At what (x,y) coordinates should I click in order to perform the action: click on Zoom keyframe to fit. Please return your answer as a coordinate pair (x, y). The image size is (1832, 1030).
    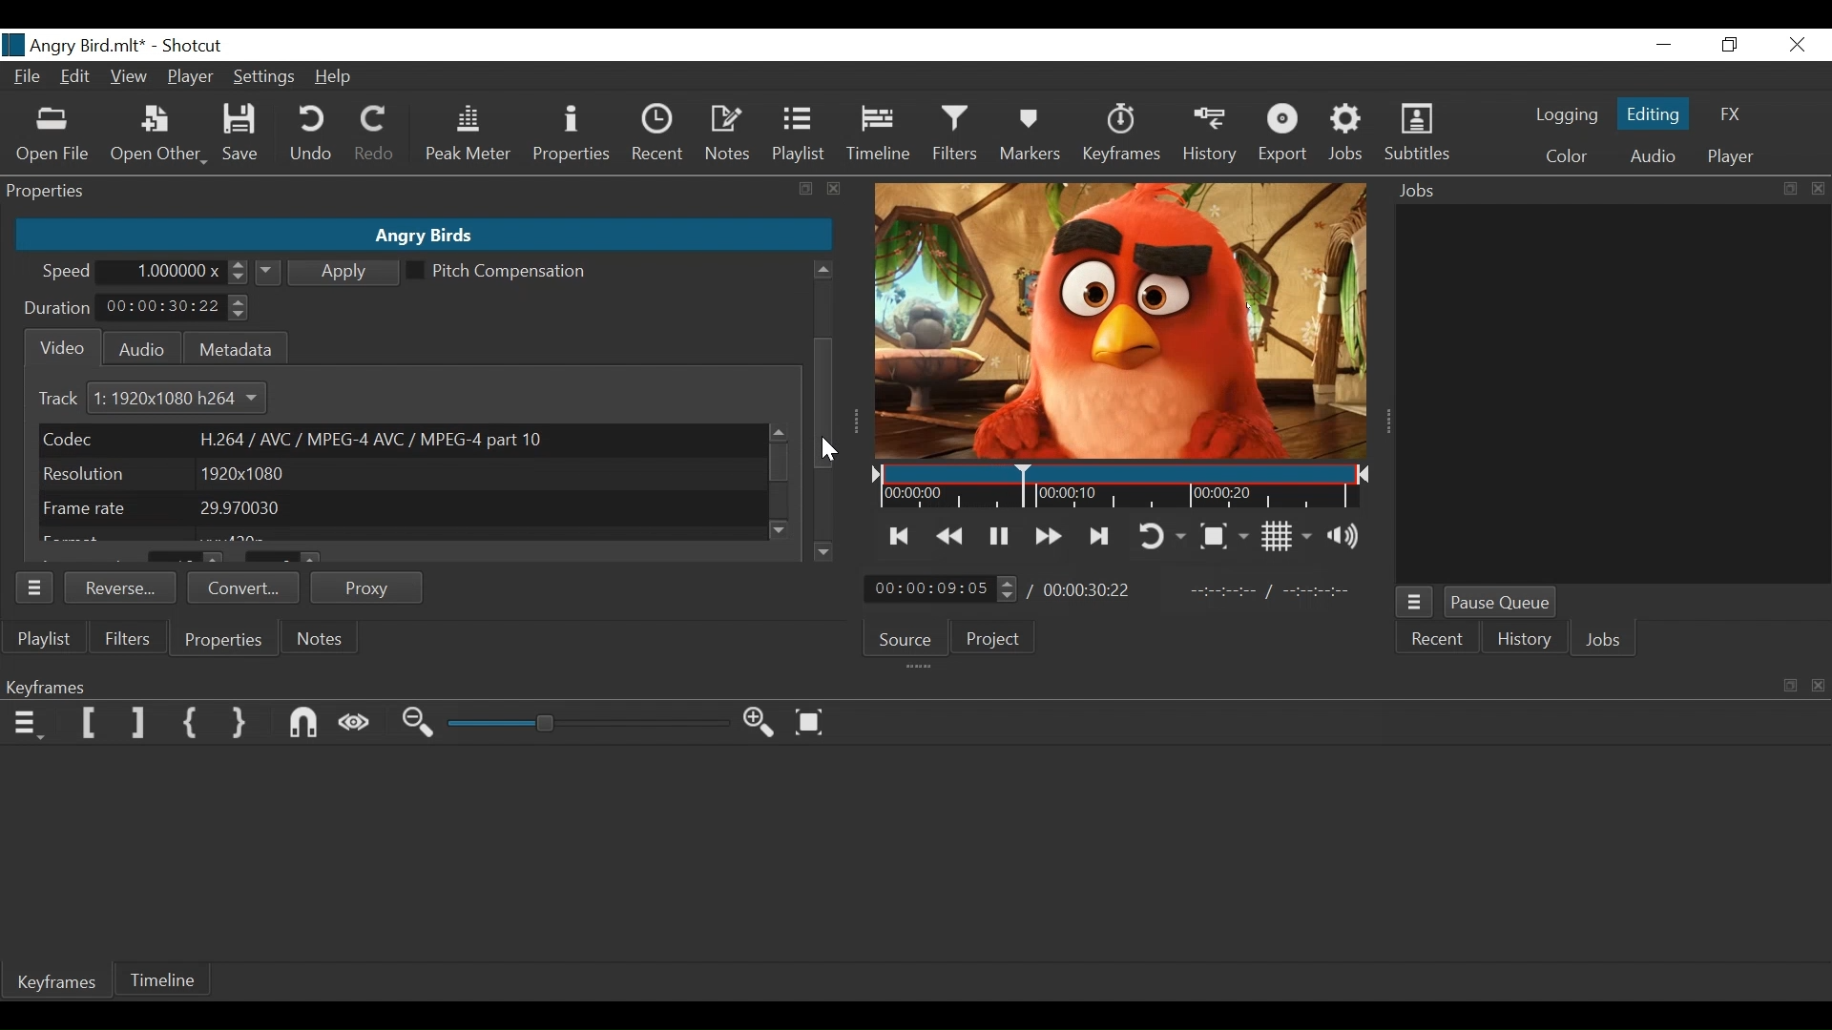
    Looking at the image, I should click on (811, 722).